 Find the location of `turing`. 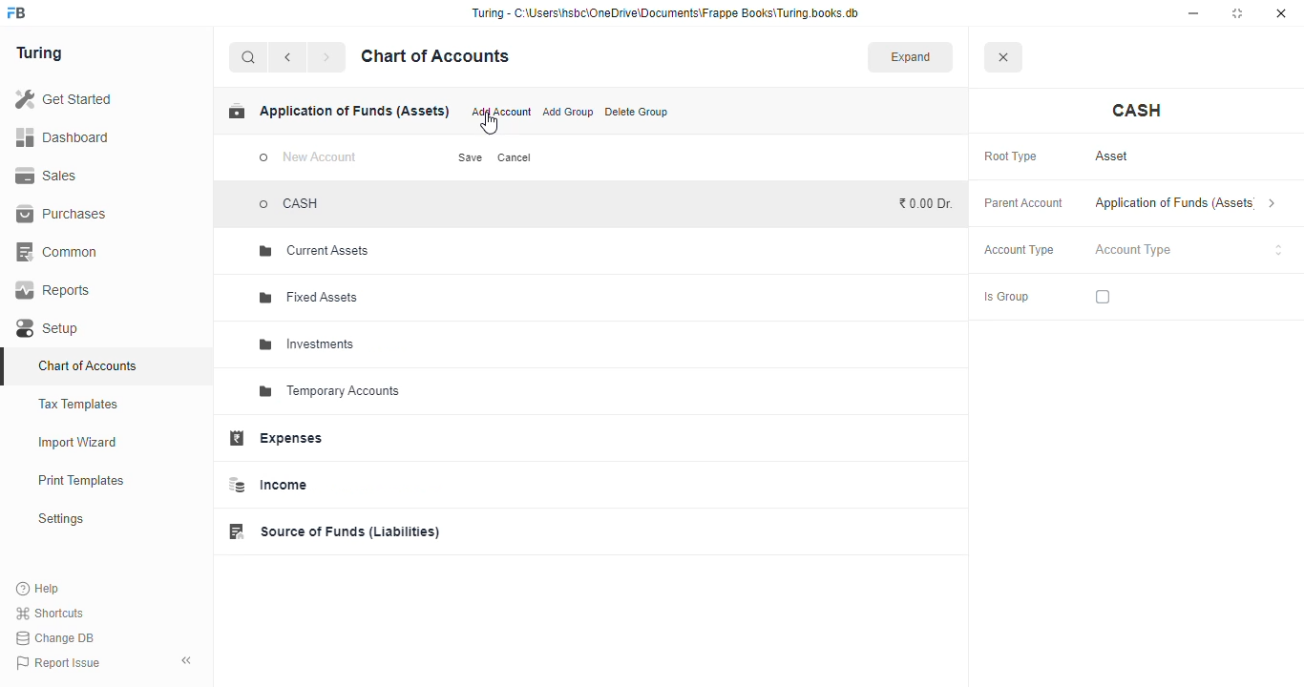

turing is located at coordinates (38, 53).